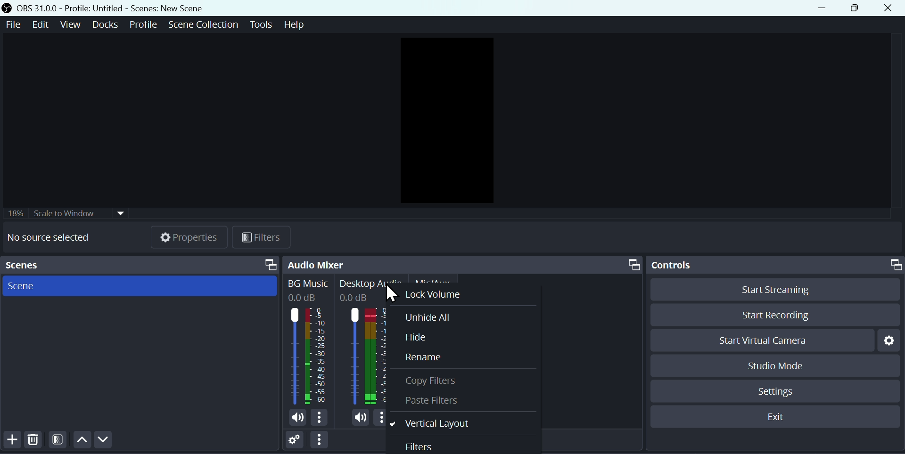  Describe the element at coordinates (436, 403) in the screenshot. I see `Paste filter` at that location.